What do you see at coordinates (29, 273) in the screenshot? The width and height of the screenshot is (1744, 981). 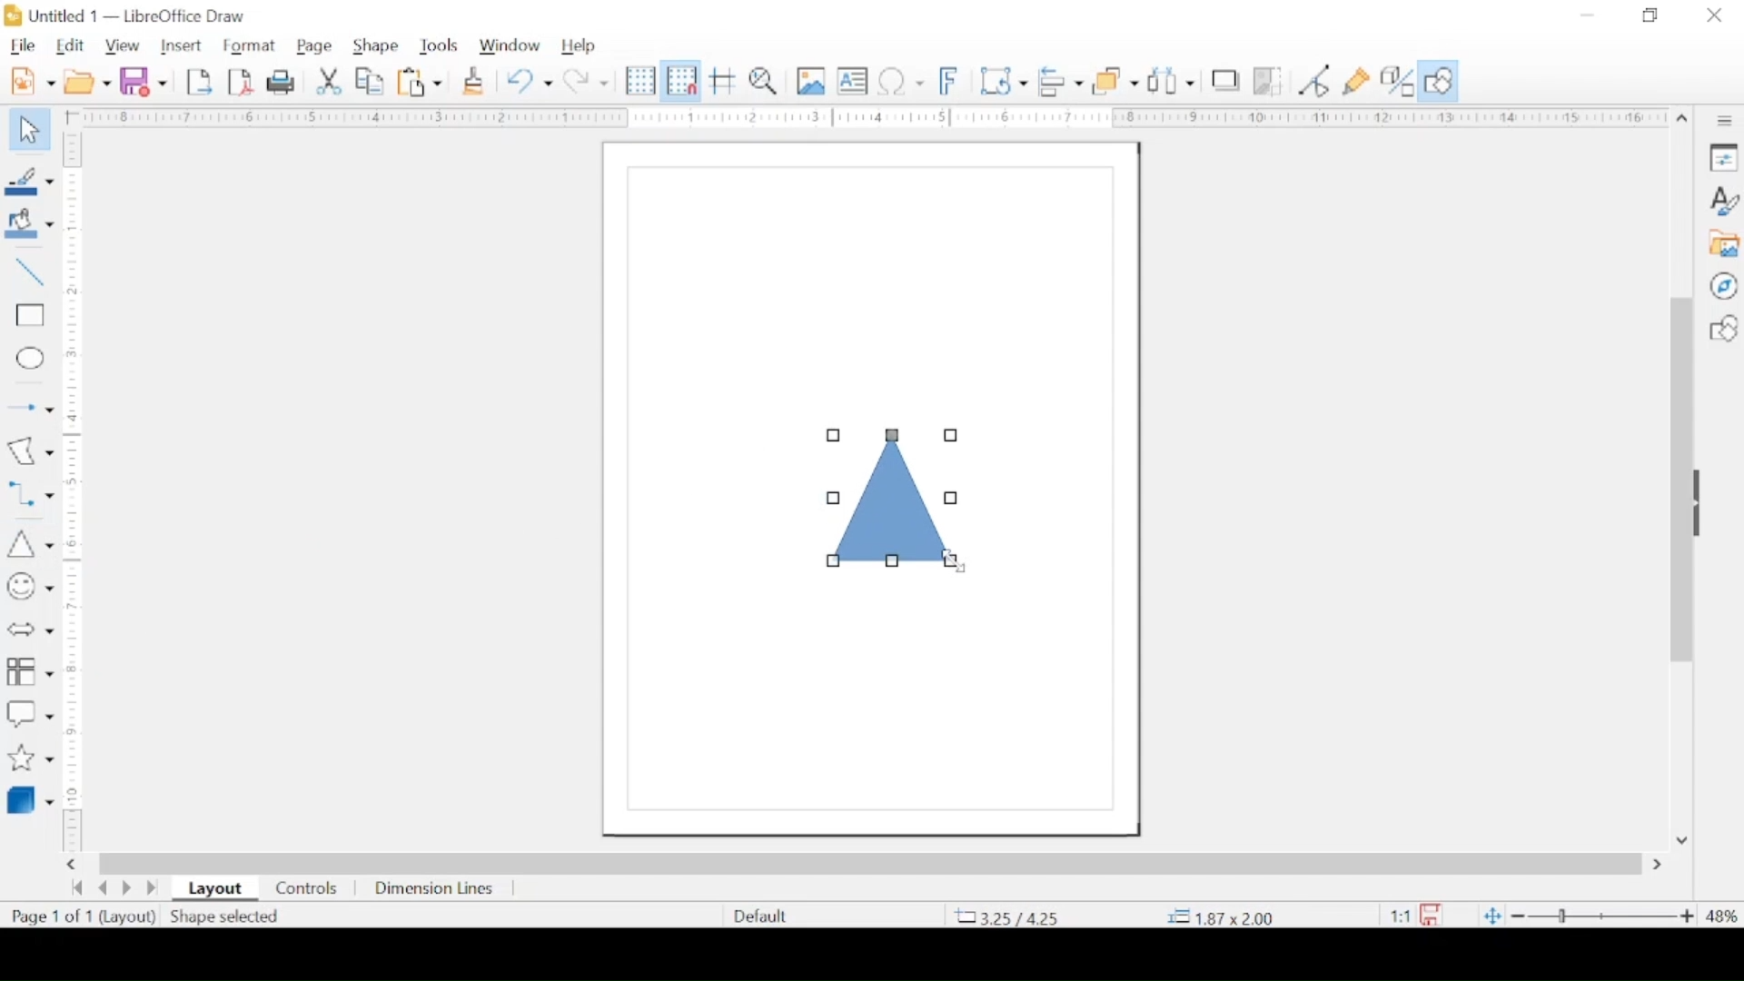 I see `insert line` at bounding box center [29, 273].